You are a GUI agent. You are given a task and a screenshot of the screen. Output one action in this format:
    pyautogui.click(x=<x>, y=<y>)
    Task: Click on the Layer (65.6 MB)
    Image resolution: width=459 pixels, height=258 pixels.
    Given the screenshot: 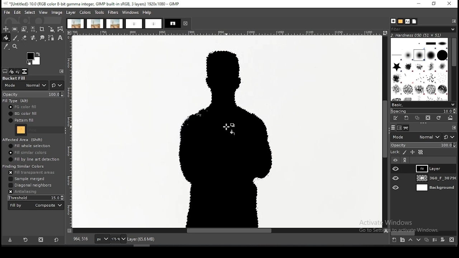 What is the action you would take?
    pyautogui.click(x=144, y=239)
    